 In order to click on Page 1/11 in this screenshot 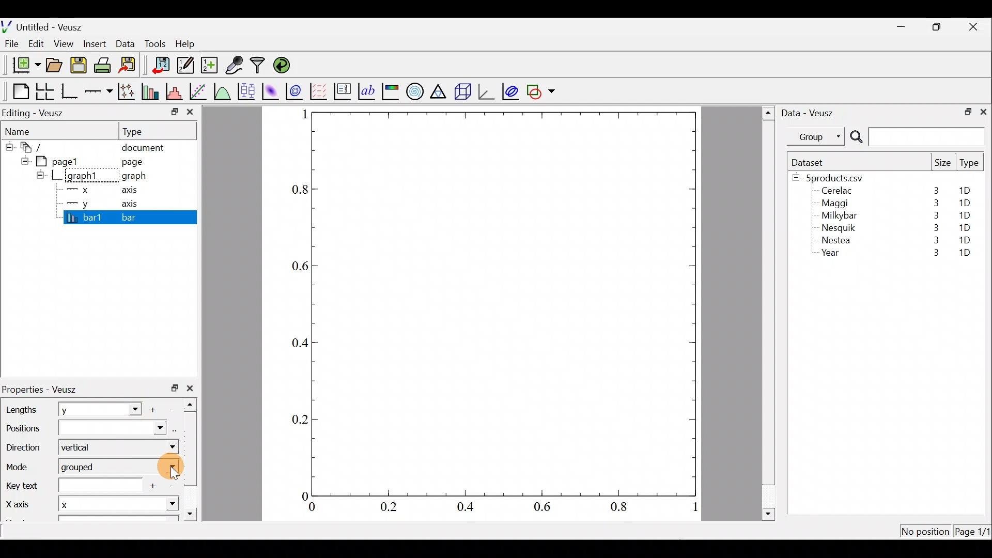, I will do `click(974, 533)`.